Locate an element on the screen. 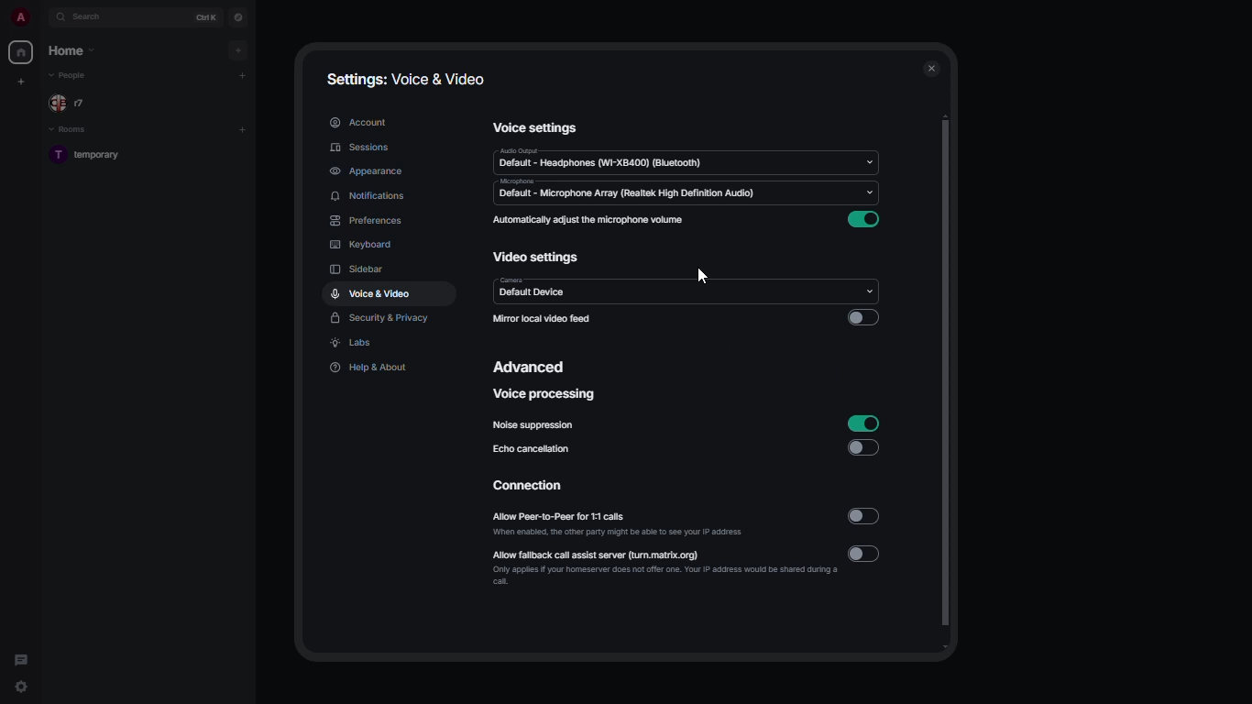  preferences is located at coordinates (366, 220).